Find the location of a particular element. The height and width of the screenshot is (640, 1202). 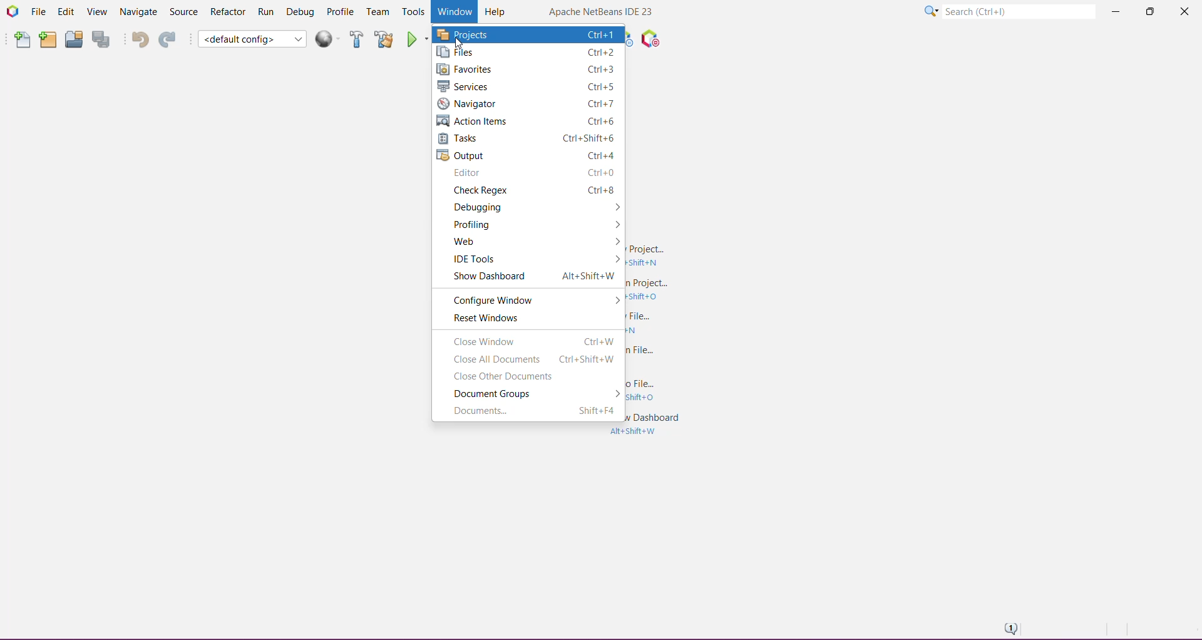

Edit is located at coordinates (65, 13).